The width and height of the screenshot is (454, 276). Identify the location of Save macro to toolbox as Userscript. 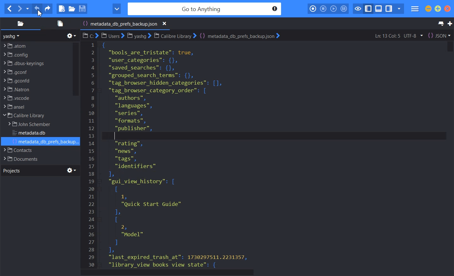
(344, 9).